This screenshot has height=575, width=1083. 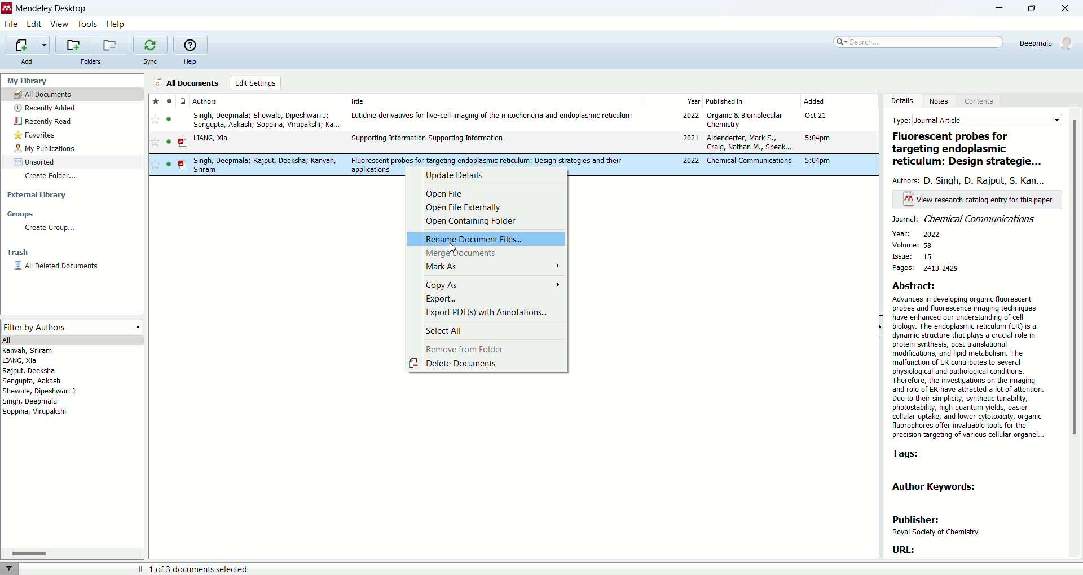 What do you see at coordinates (34, 195) in the screenshot?
I see `external library` at bounding box center [34, 195].